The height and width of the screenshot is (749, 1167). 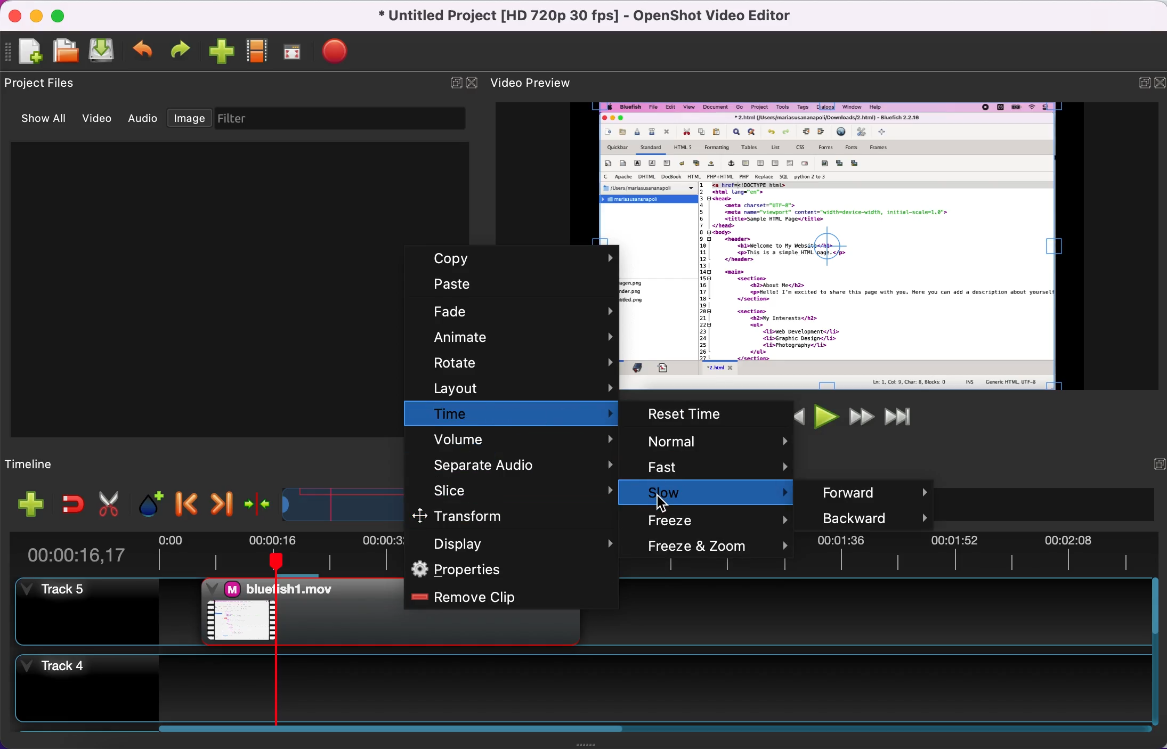 What do you see at coordinates (297, 609) in the screenshot?
I see `video clip` at bounding box center [297, 609].